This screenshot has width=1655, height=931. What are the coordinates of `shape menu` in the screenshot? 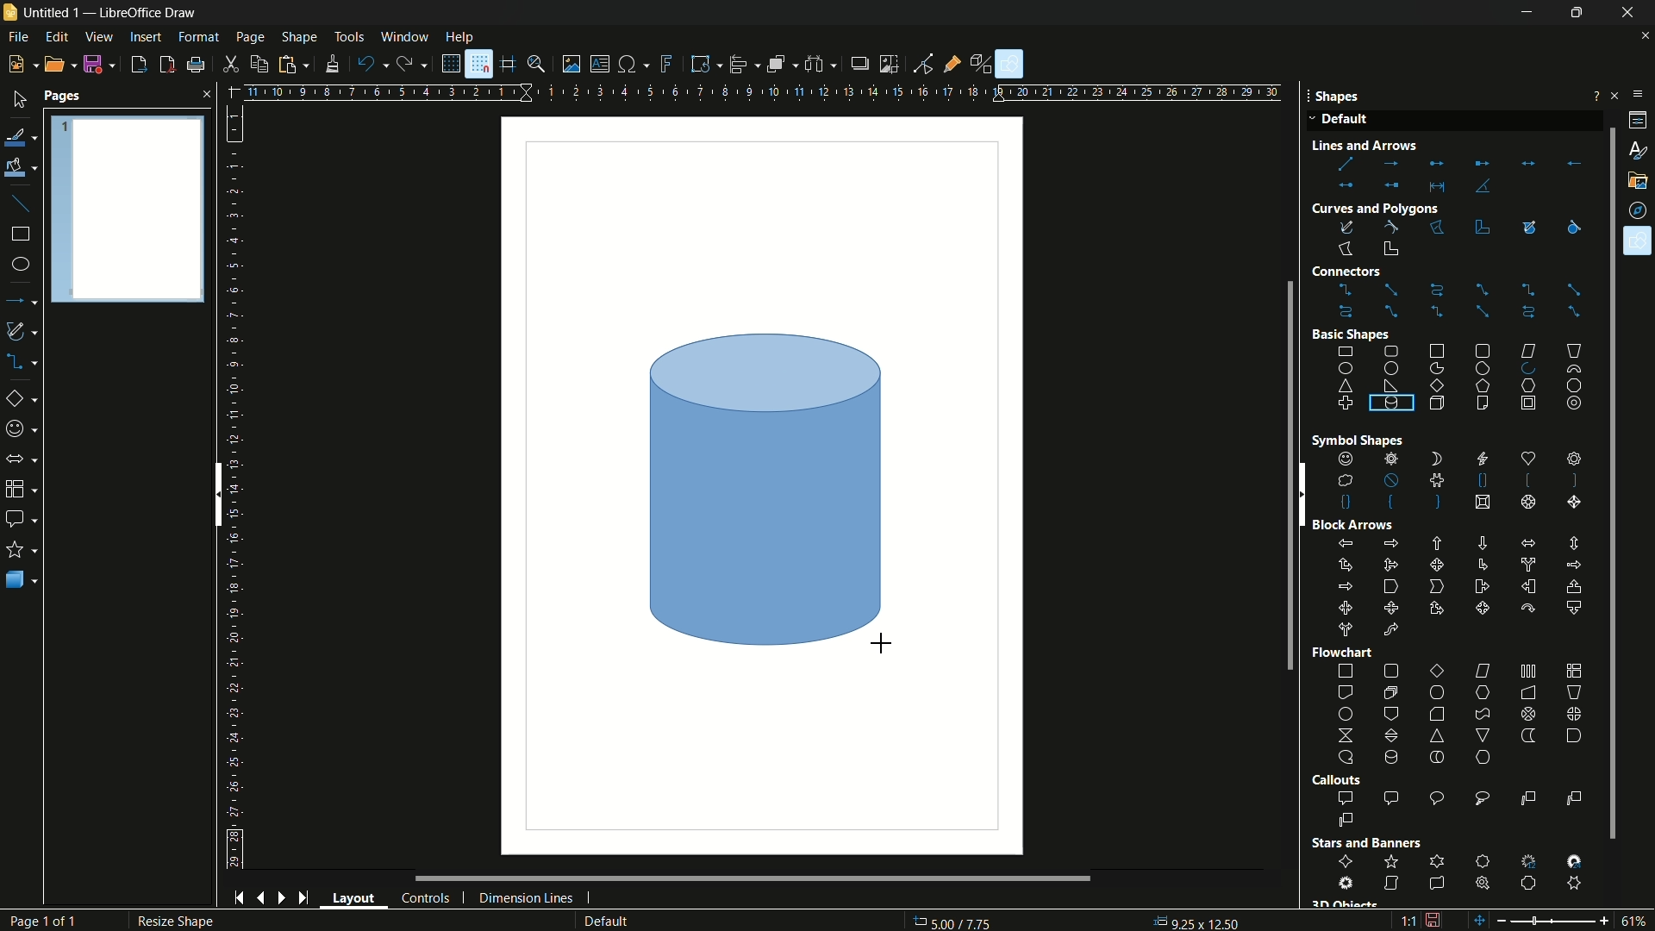 It's located at (301, 37).